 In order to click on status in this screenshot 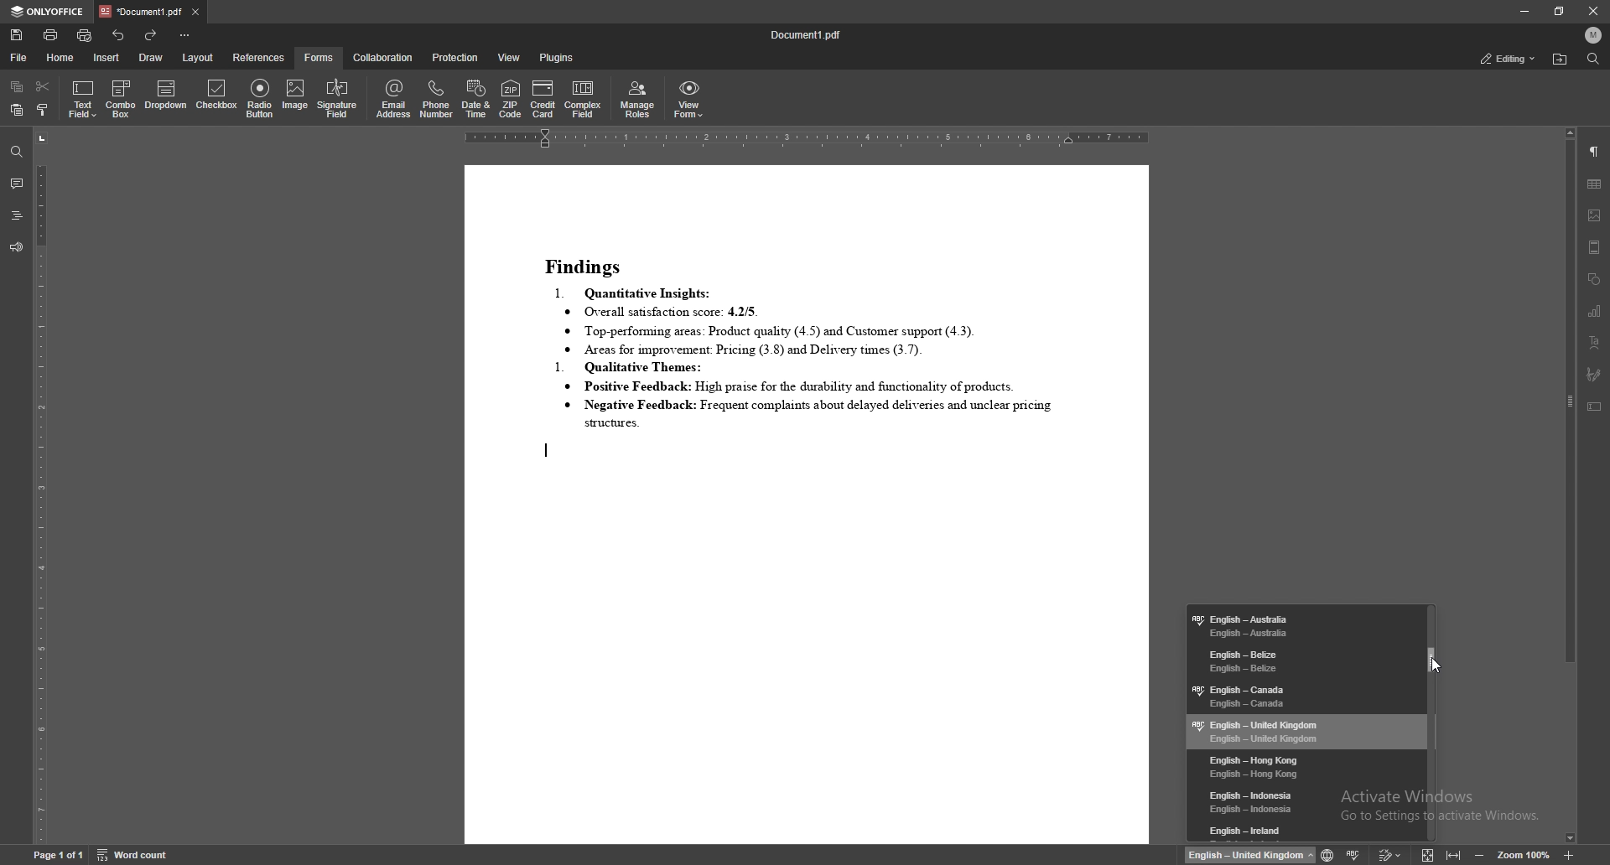, I will do `click(1509, 58)`.